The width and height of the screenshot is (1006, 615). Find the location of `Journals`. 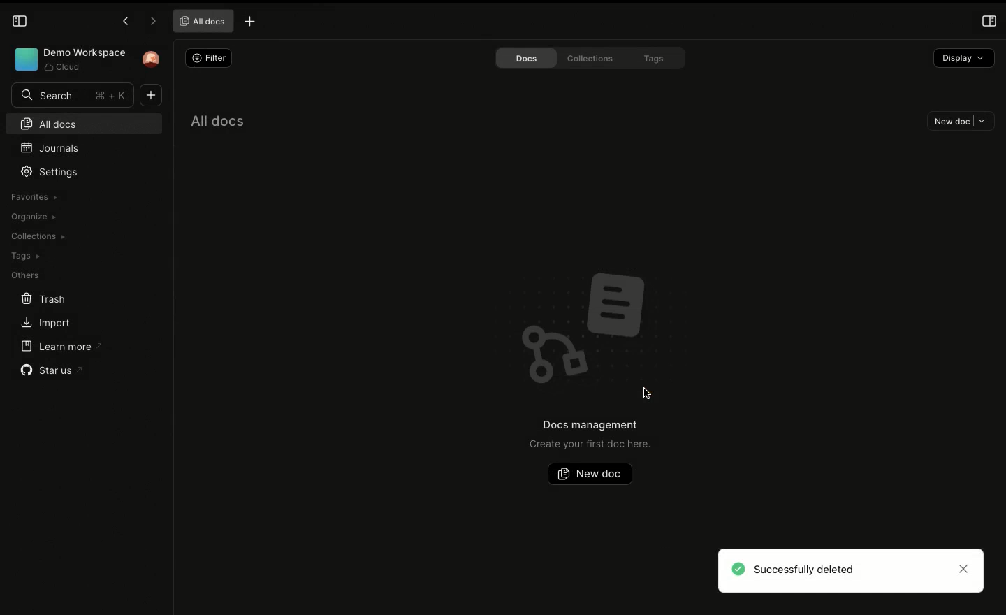

Journals is located at coordinates (51, 148).